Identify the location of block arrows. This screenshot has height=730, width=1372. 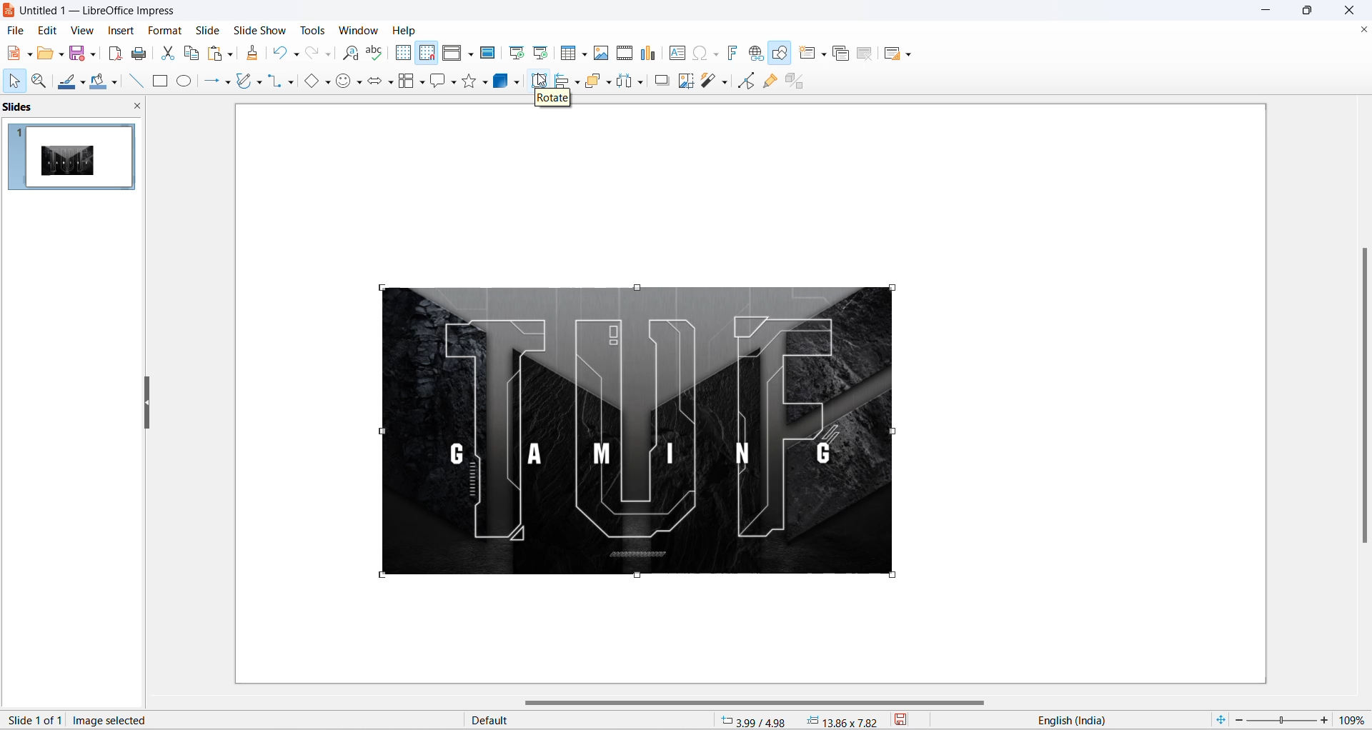
(375, 84).